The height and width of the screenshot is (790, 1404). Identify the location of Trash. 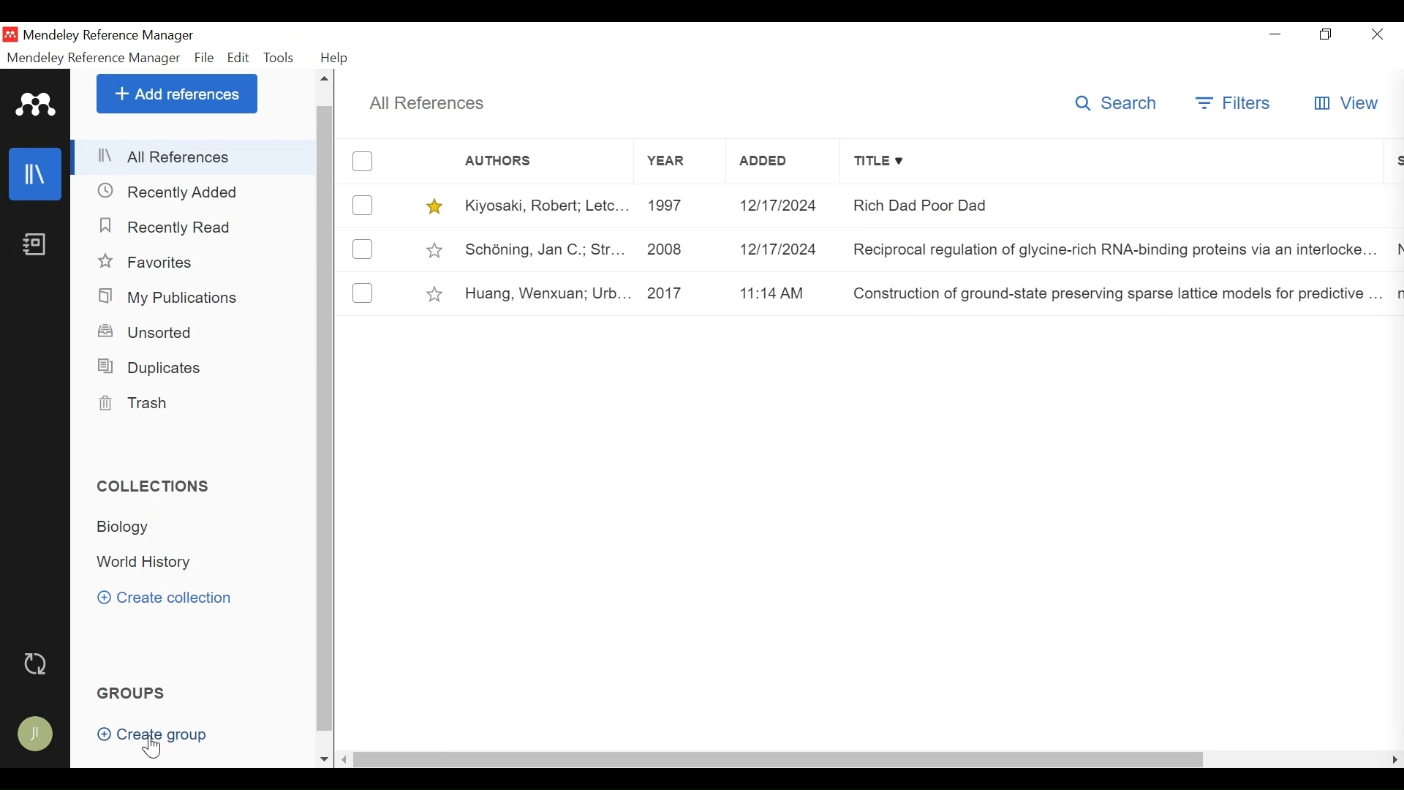
(138, 404).